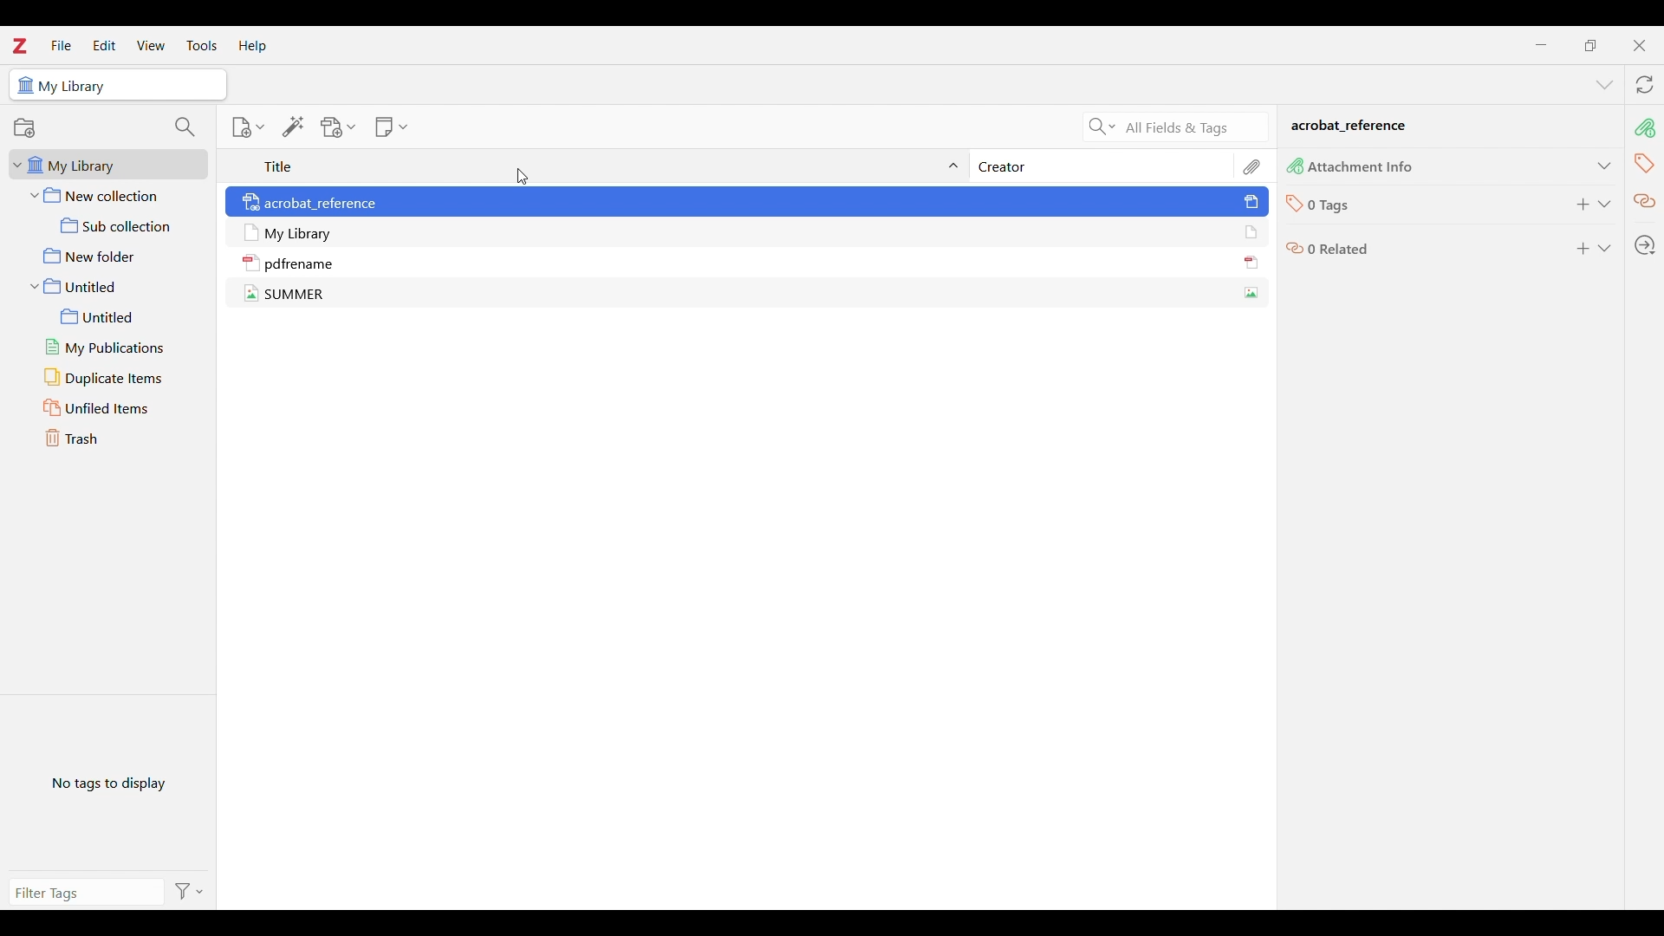  Describe the element at coordinates (279, 166) in the screenshot. I see `Title column` at that location.